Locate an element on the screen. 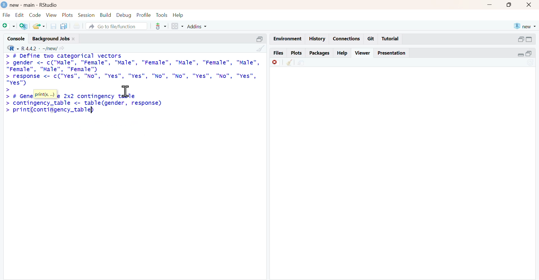 Image resolution: width=539 pixels, height=280 pixels. history is located at coordinates (318, 38).